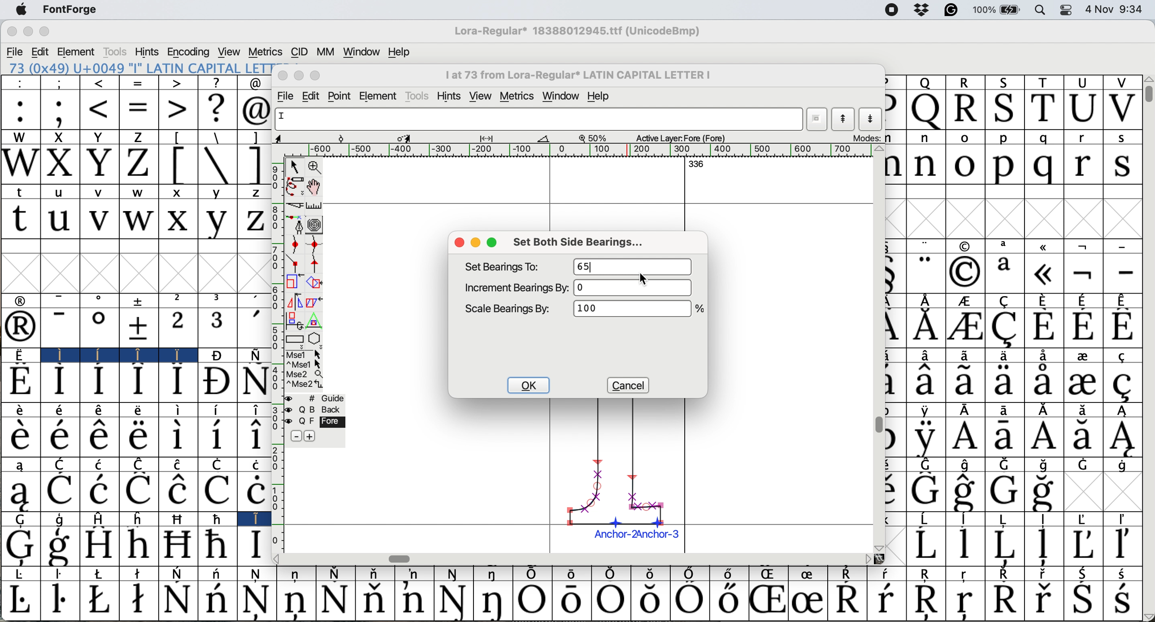 The image size is (1155, 622). Describe the element at coordinates (61, 574) in the screenshot. I see `Symbol` at that location.